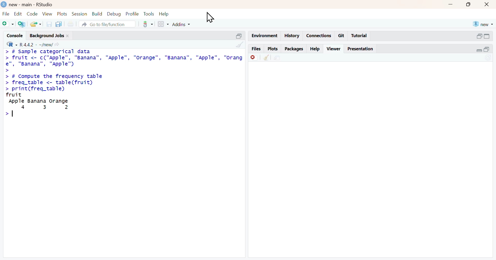 The width and height of the screenshot is (496, 260). What do you see at coordinates (362, 49) in the screenshot?
I see `presentation` at bounding box center [362, 49].